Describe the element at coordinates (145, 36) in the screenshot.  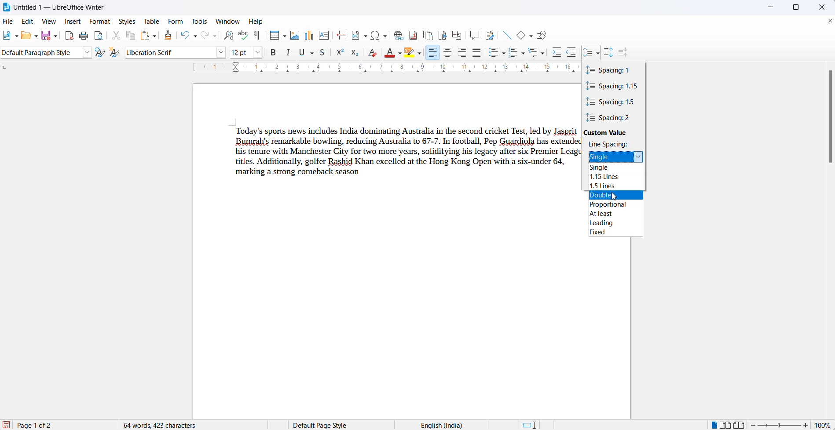
I see `paste` at that location.